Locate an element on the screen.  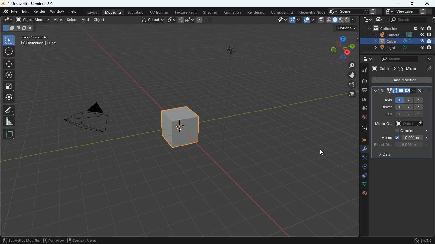
edge is located at coordinates (362, 159).